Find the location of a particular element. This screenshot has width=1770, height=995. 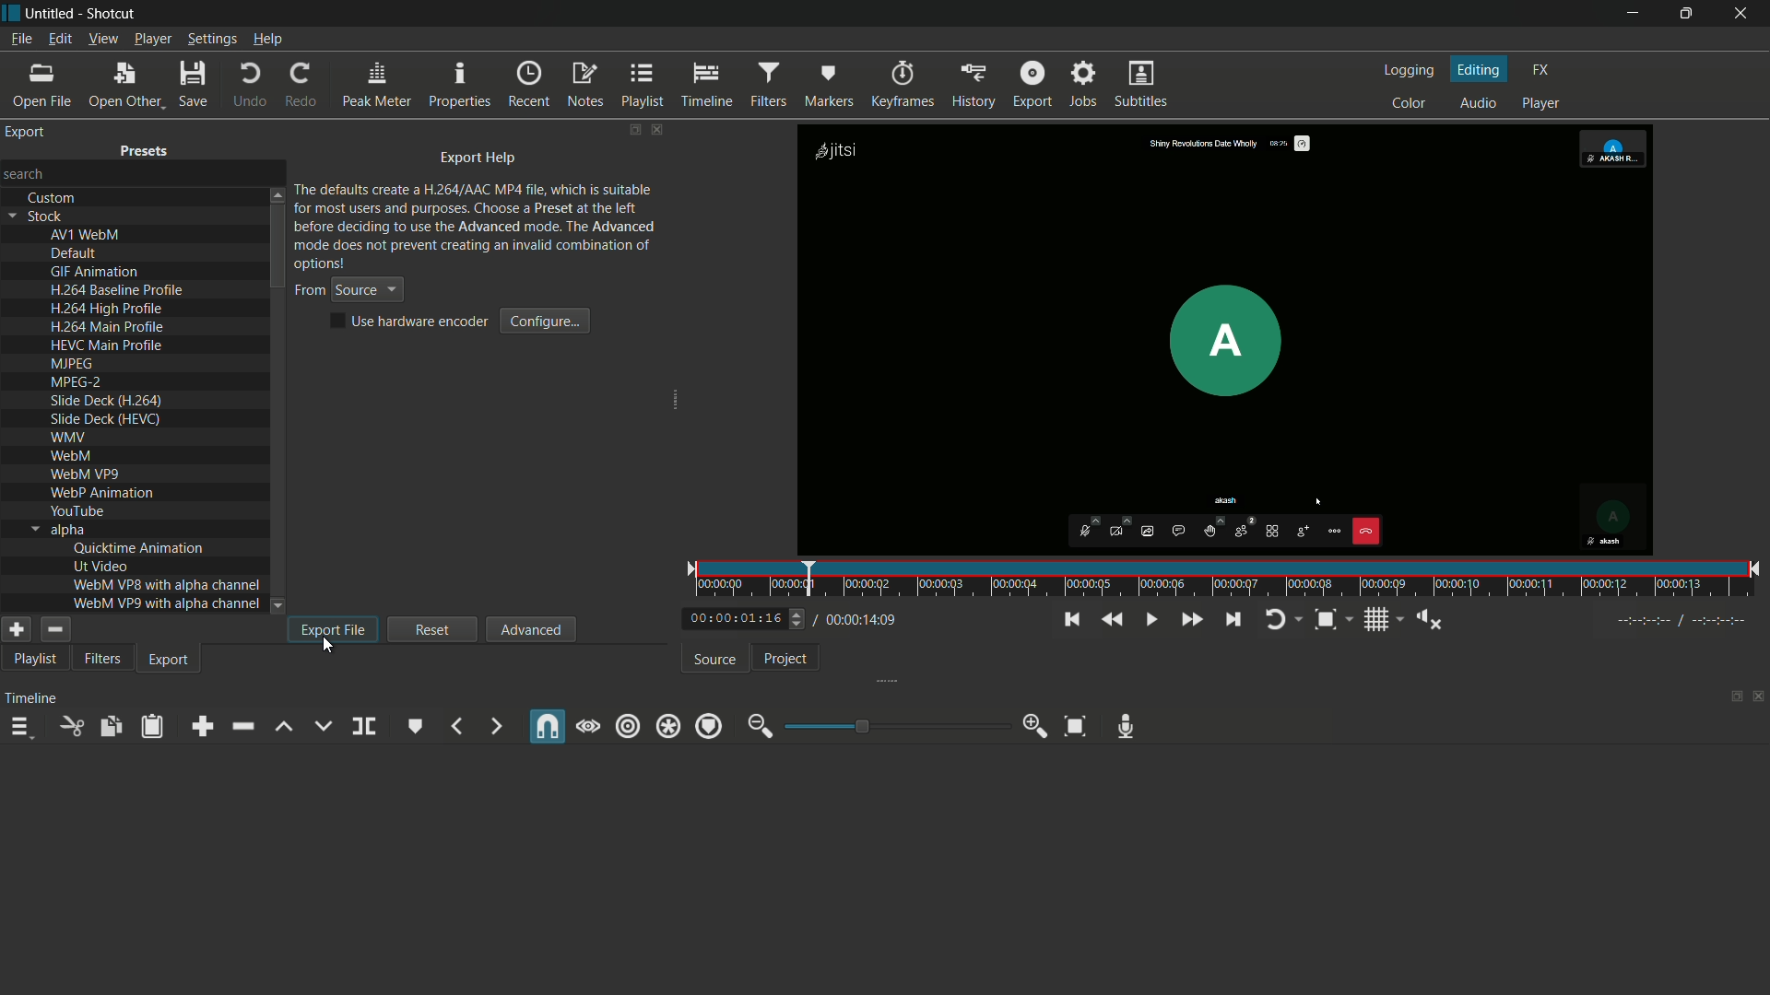

minimize is located at coordinates (1629, 14).